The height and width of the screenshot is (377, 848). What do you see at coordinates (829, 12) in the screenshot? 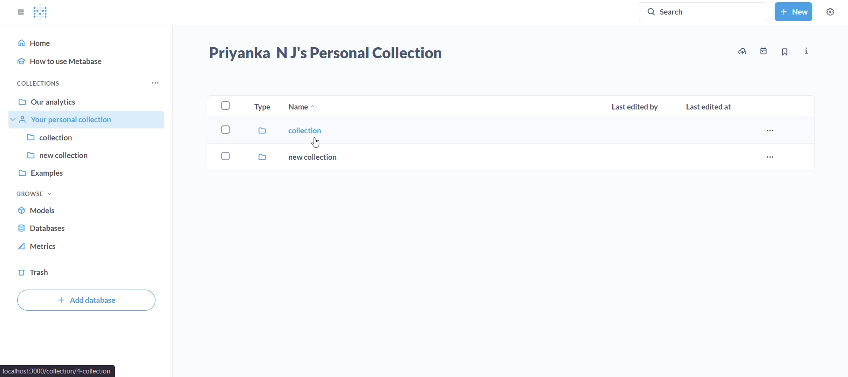
I see `settings` at bounding box center [829, 12].